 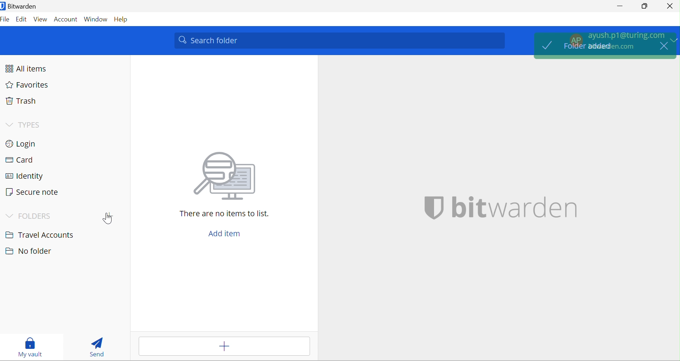 I want to click on Help, so click(x=123, y=19).